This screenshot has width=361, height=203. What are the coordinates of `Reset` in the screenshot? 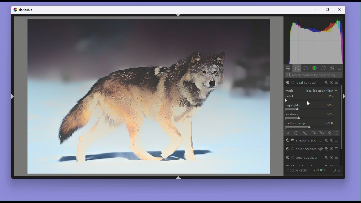 It's located at (334, 170).